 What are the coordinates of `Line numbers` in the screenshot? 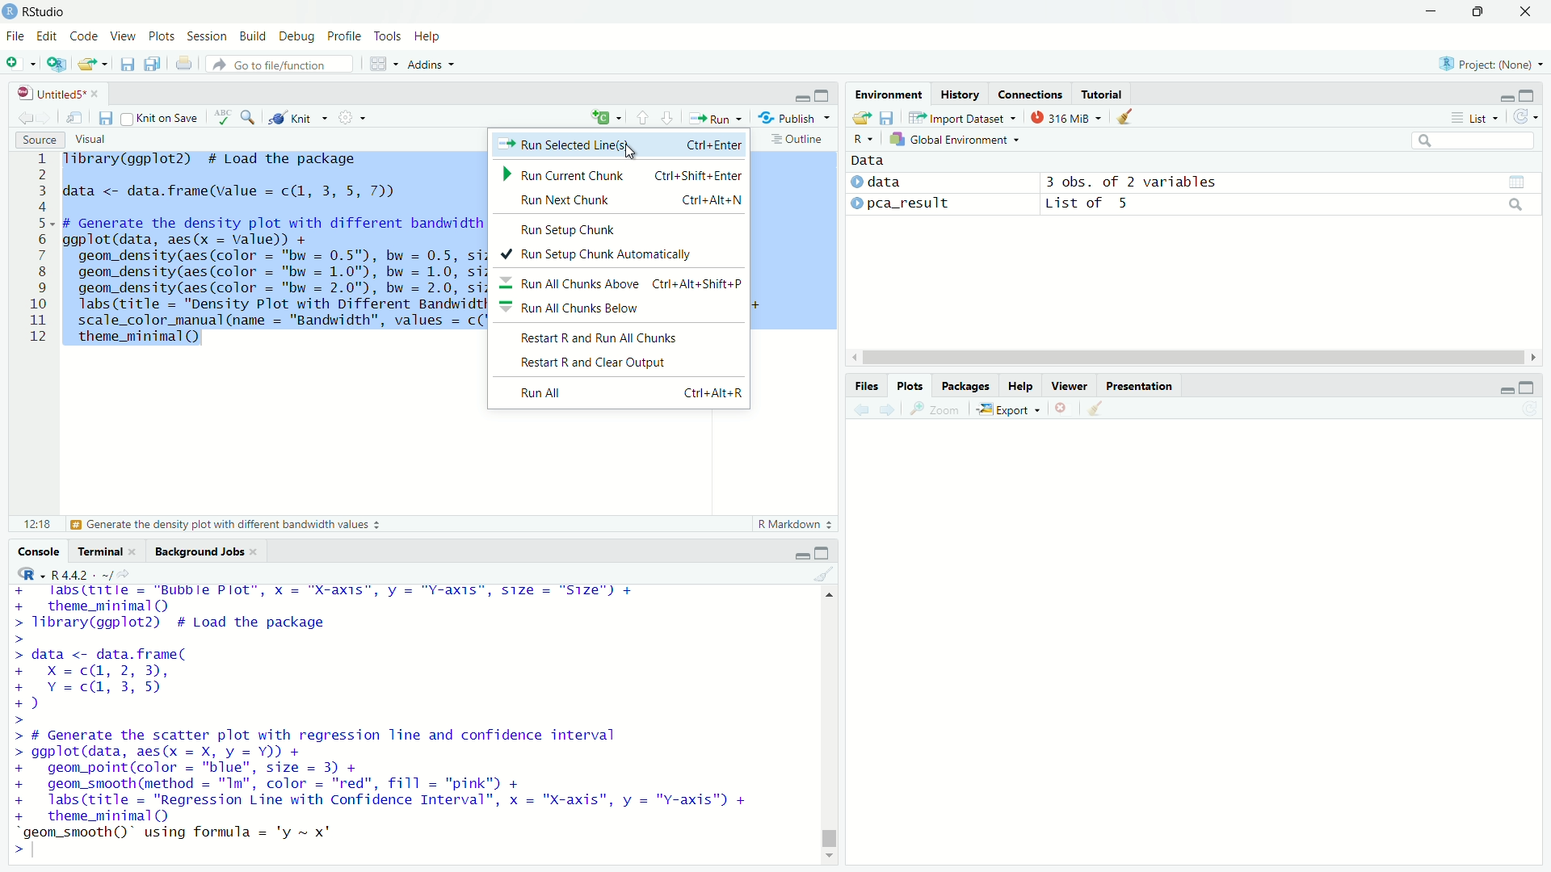 It's located at (34, 250).